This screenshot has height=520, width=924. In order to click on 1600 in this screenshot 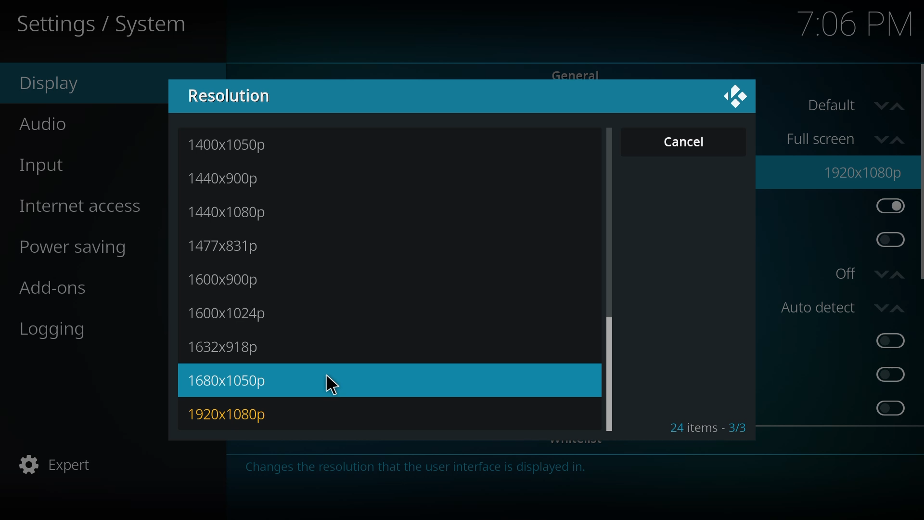, I will do `click(230, 313)`.